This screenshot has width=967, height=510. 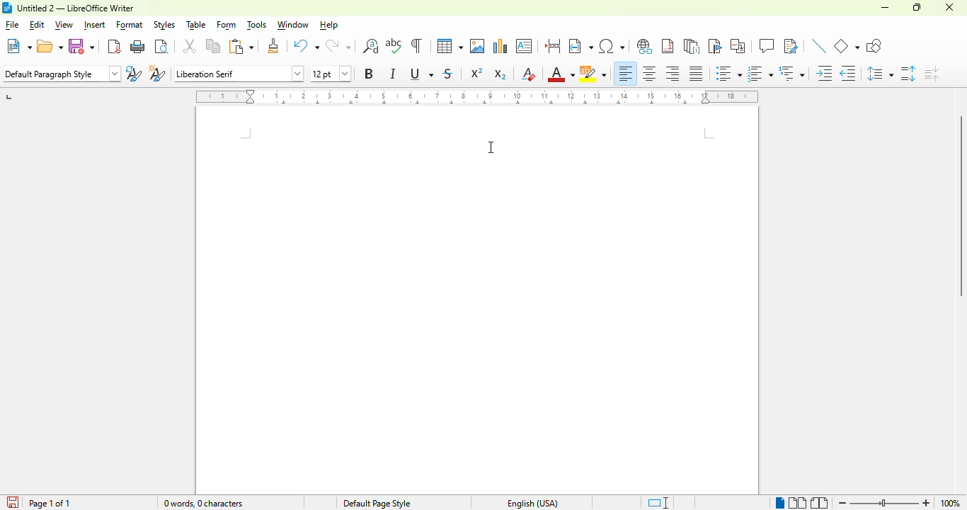 What do you see at coordinates (645, 47) in the screenshot?
I see `insert hyperlink` at bounding box center [645, 47].